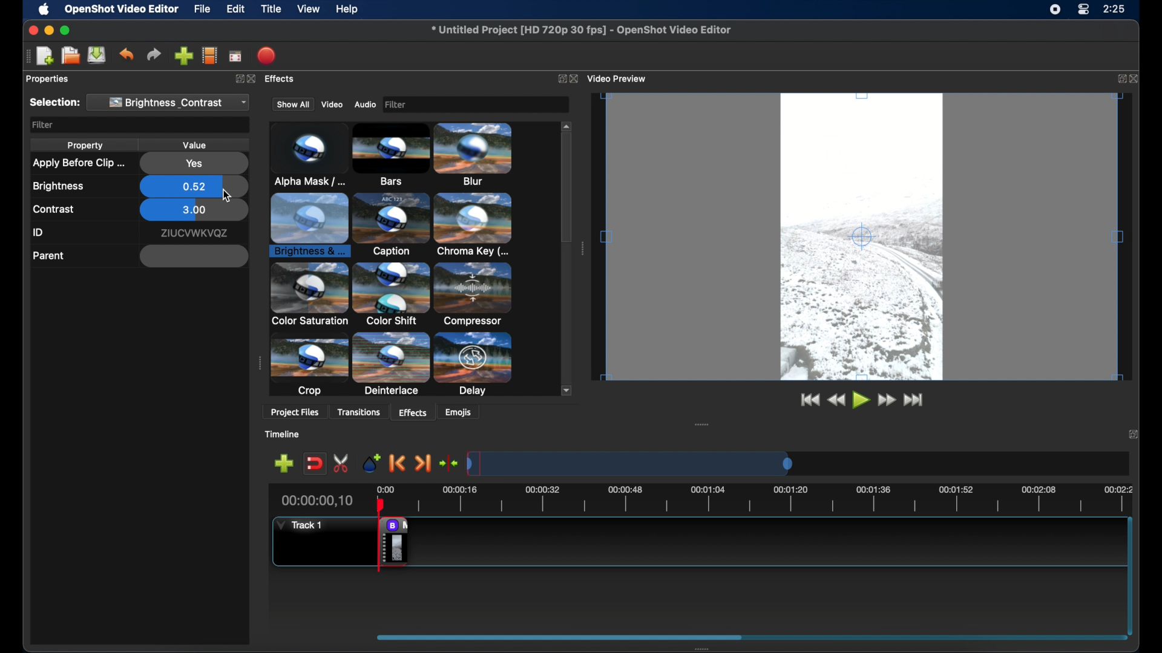  I want to click on add track, so click(283, 463).